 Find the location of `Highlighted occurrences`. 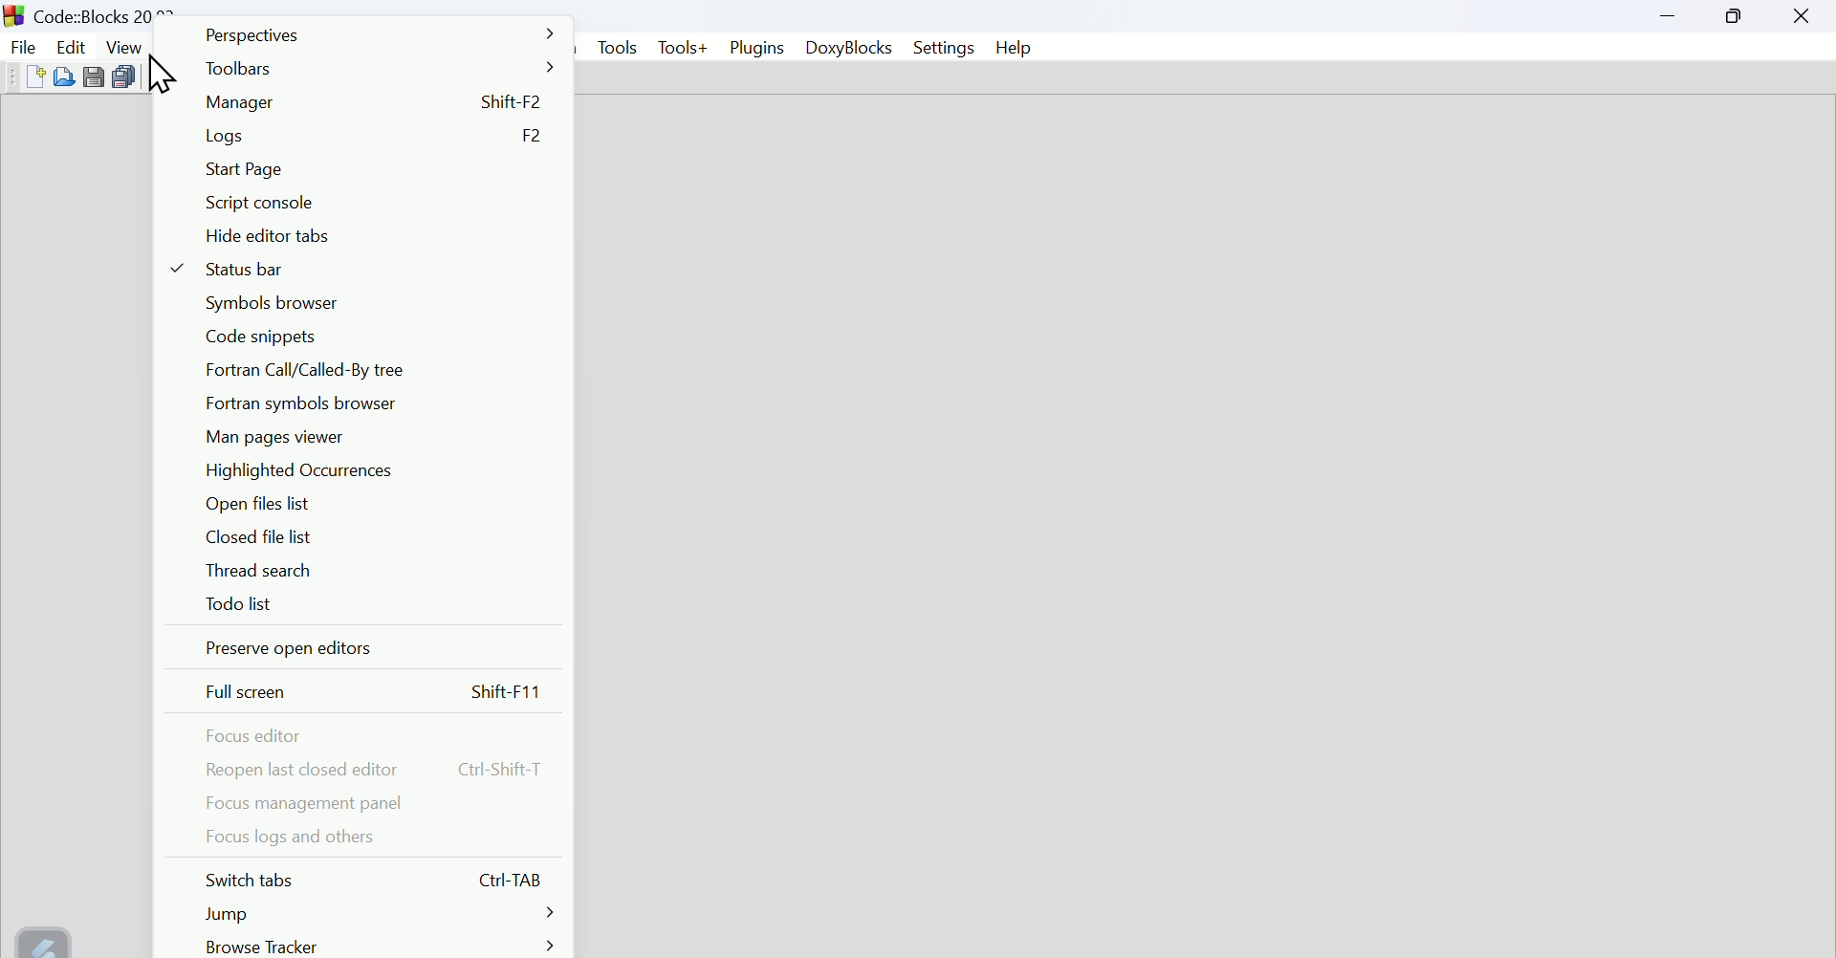

Highlighted occurrences is located at coordinates (299, 471).